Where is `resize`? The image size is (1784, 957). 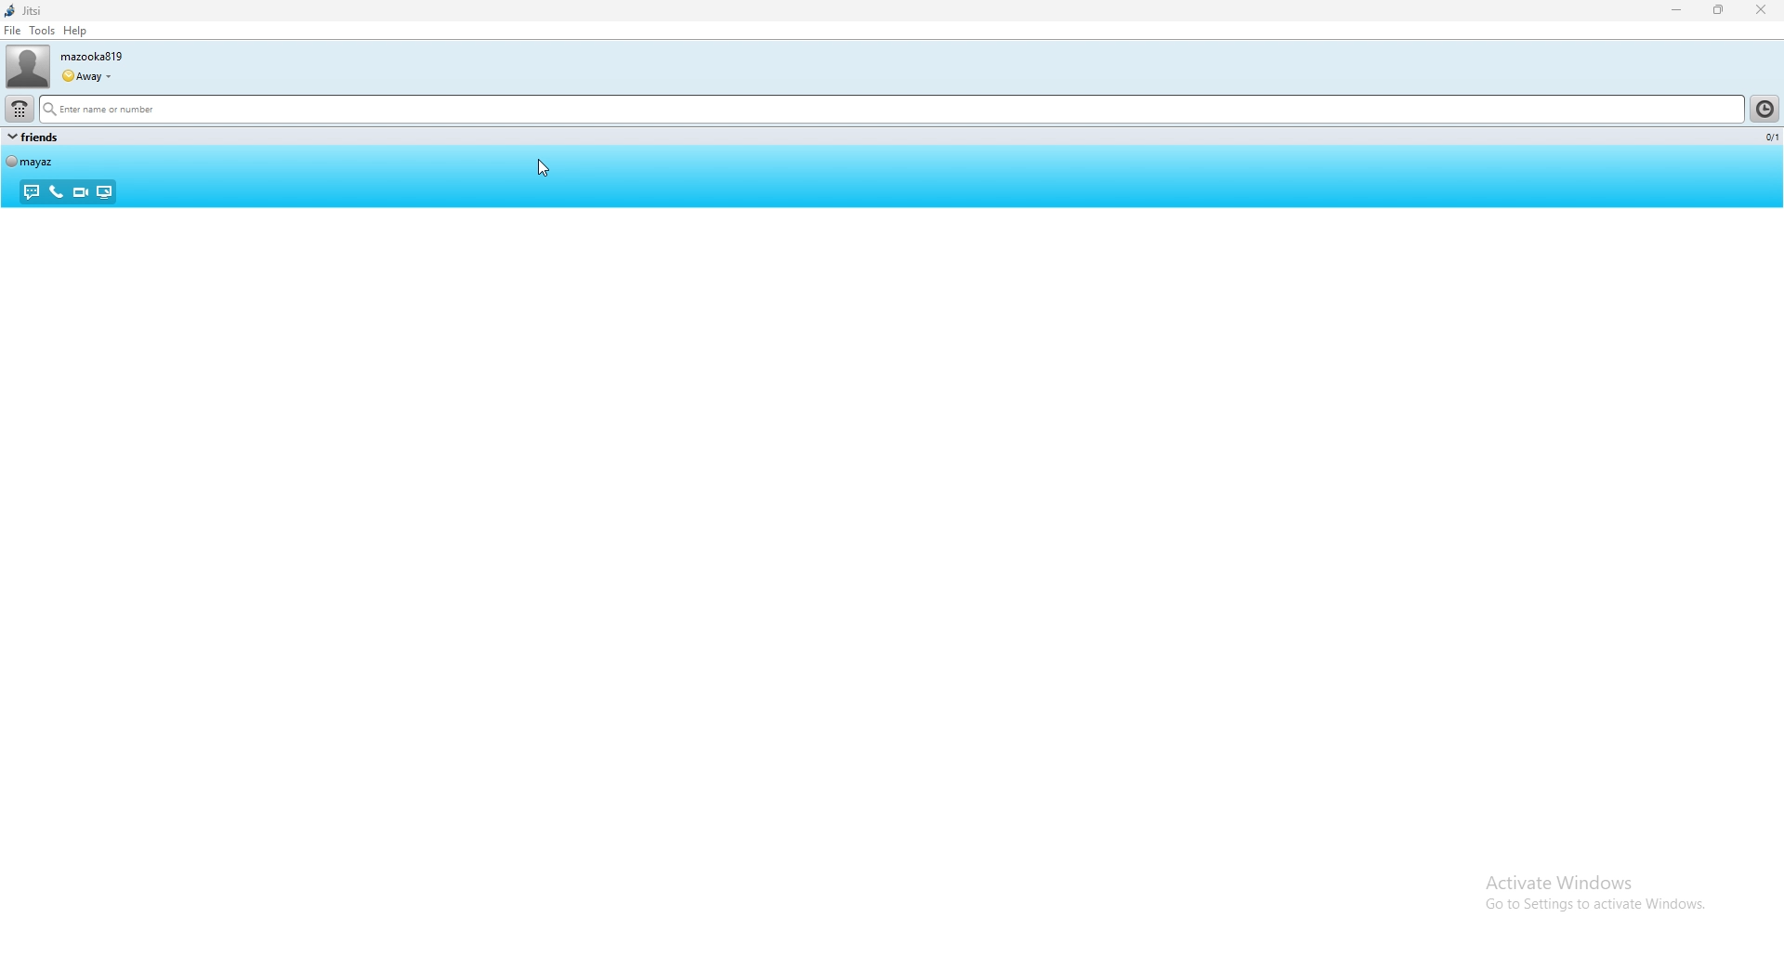 resize is located at coordinates (1721, 10).